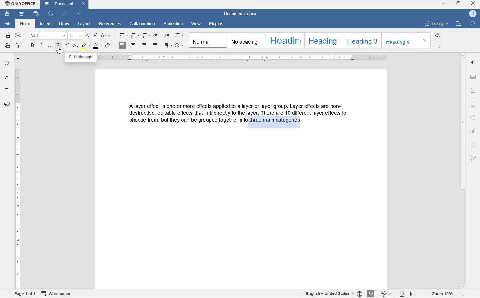 The width and height of the screenshot is (480, 298). What do you see at coordinates (474, 118) in the screenshot?
I see `shape` at bounding box center [474, 118].